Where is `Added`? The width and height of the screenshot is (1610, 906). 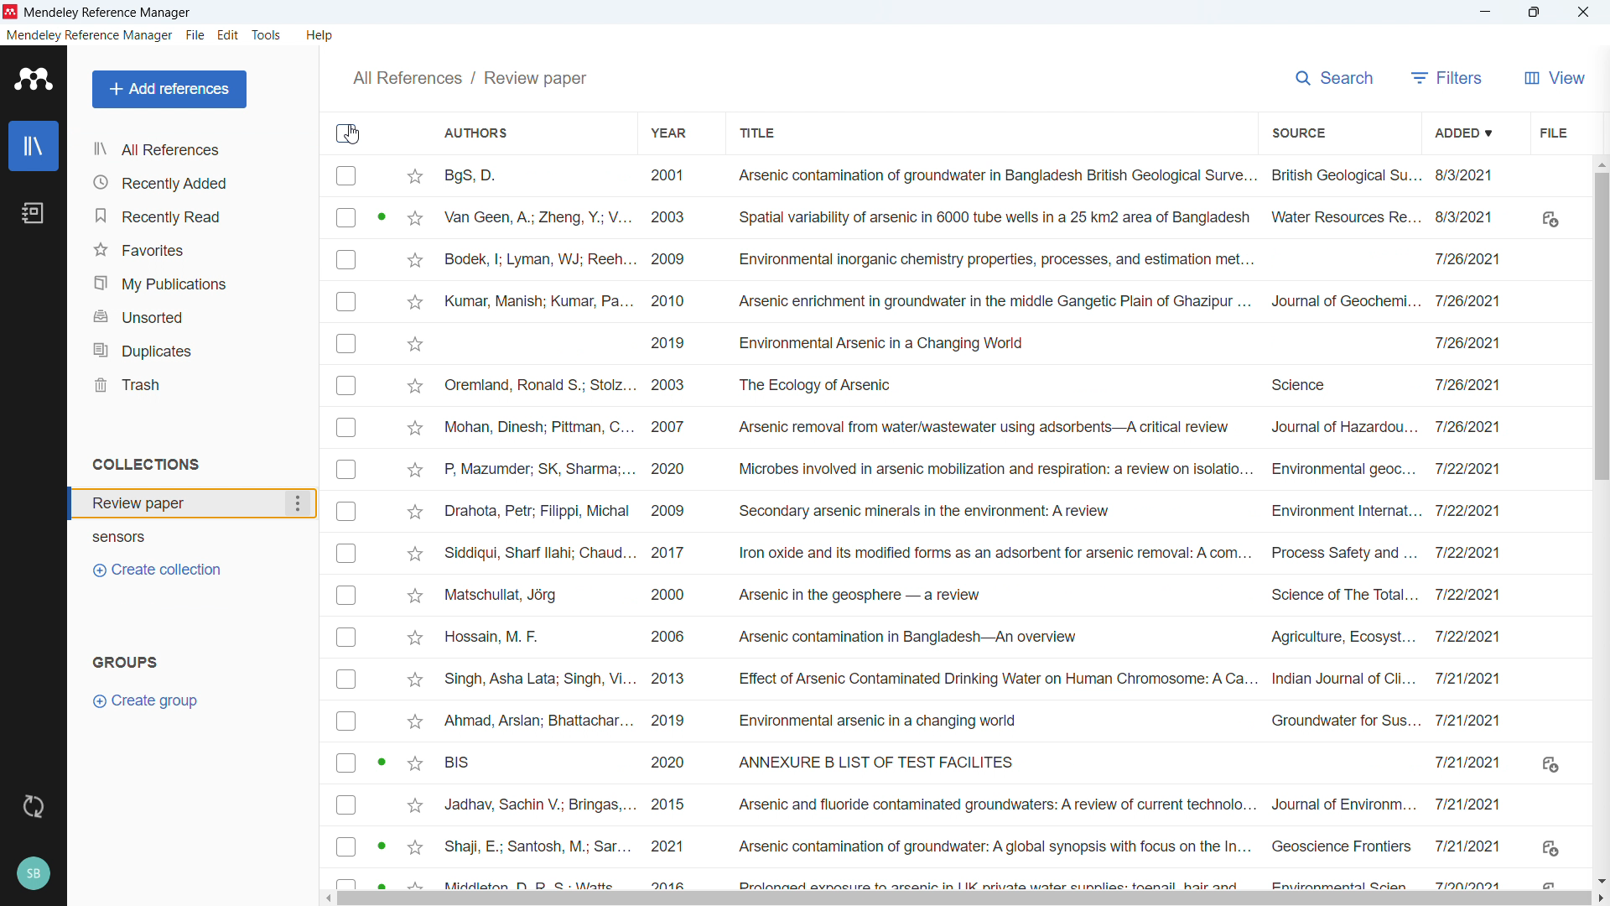 Added is located at coordinates (1467, 131).